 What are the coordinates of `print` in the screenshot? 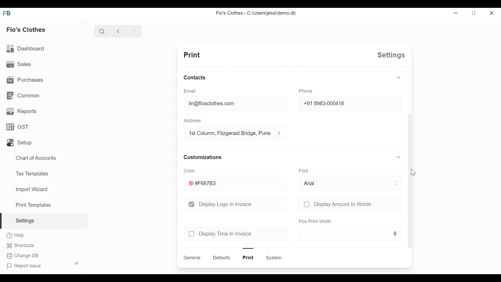 It's located at (248, 257).